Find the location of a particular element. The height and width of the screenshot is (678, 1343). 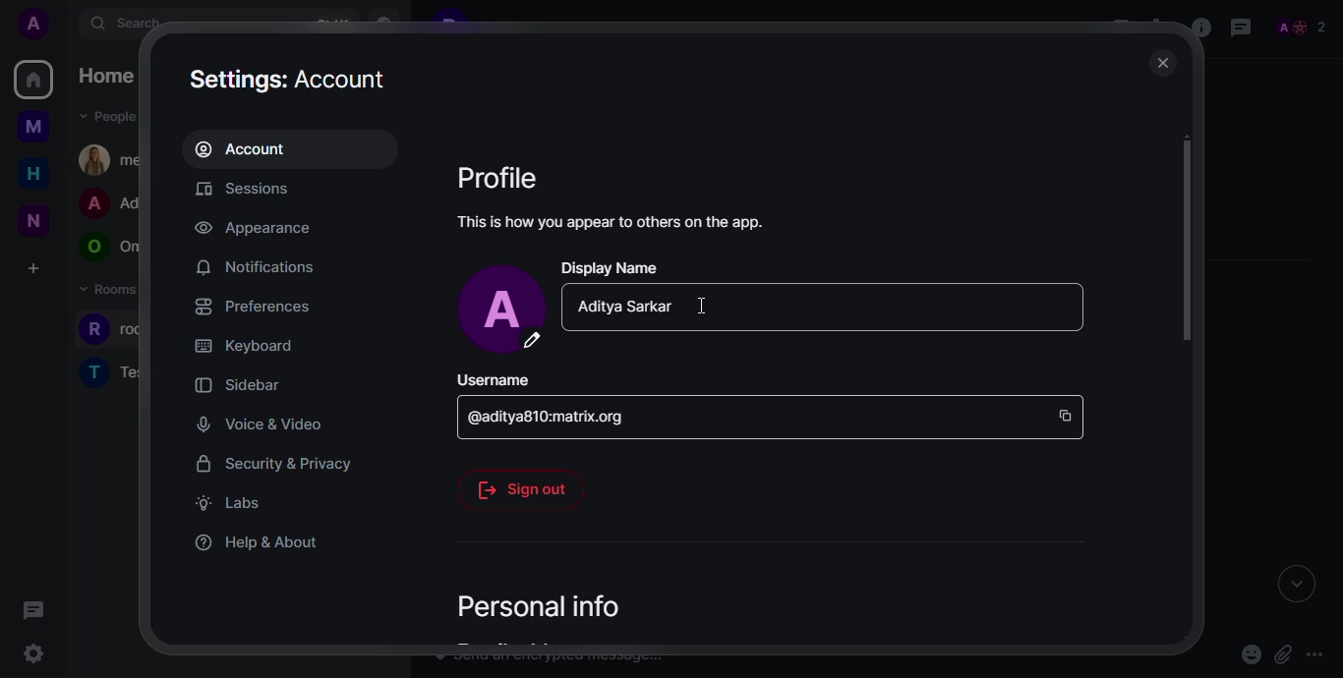

info is located at coordinates (613, 221).